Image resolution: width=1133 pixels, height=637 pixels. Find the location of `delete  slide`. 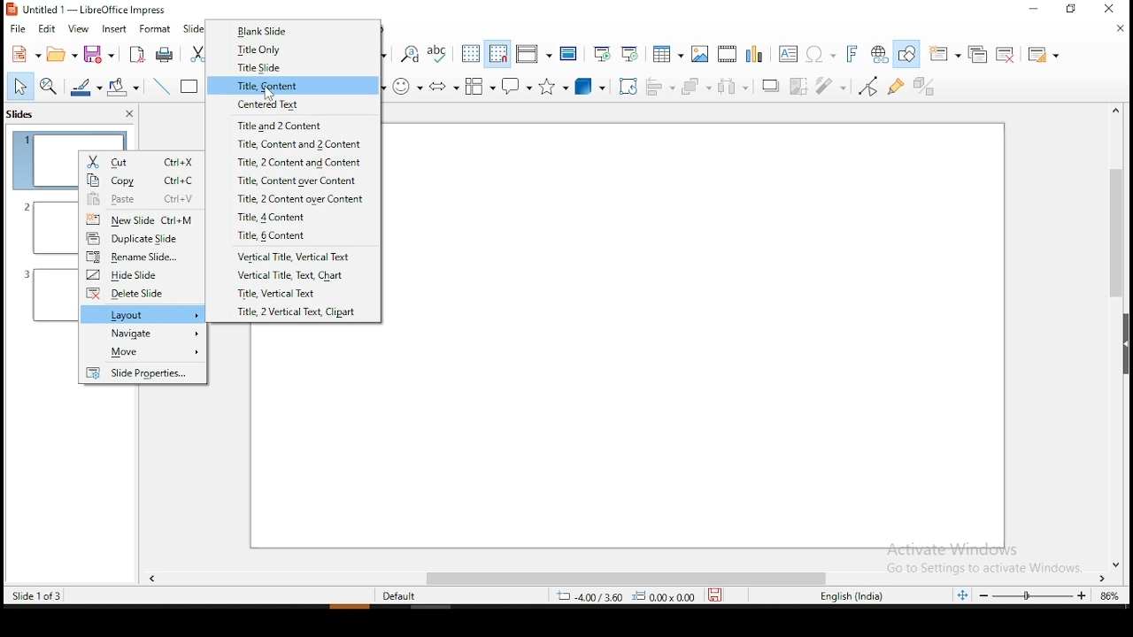

delete  slide is located at coordinates (1009, 55).